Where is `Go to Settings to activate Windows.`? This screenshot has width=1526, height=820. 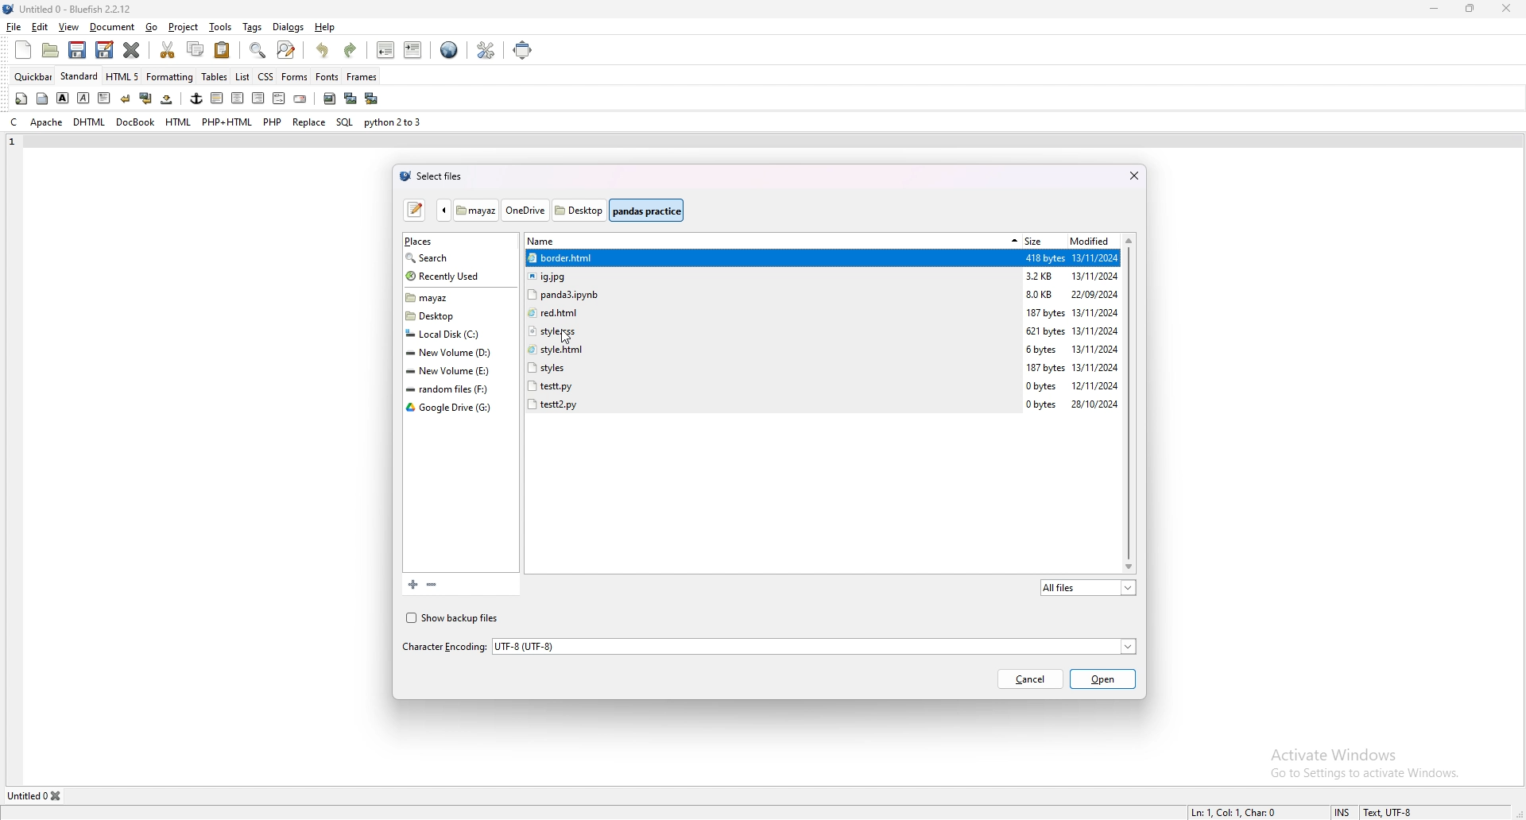
Go to Settings to activate Windows. is located at coordinates (1369, 775).